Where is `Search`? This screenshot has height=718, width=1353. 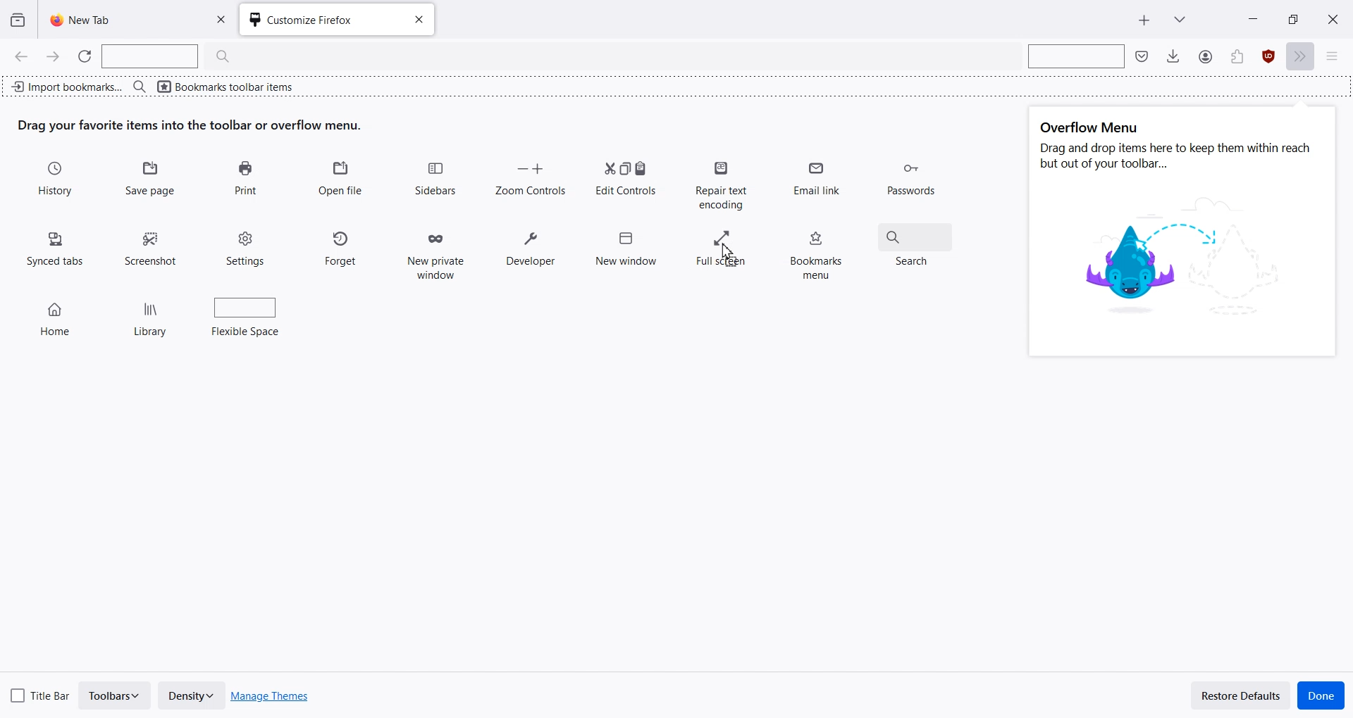
Search is located at coordinates (917, 242).